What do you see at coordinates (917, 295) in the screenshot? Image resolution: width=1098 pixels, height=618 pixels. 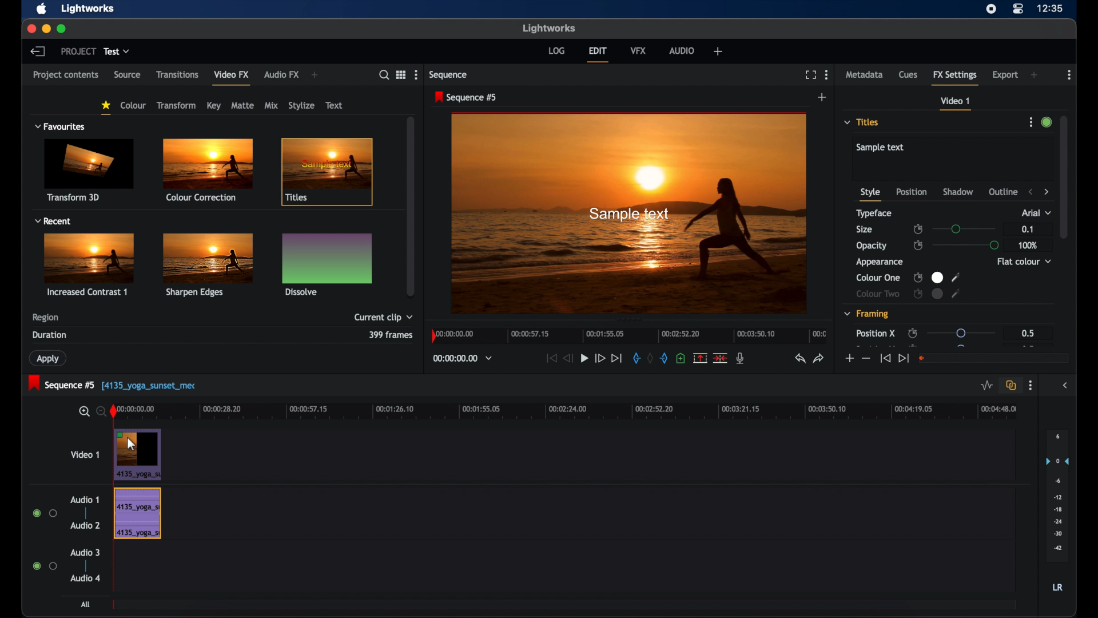 I see `enable/disable` at bounding box center [917, 295].